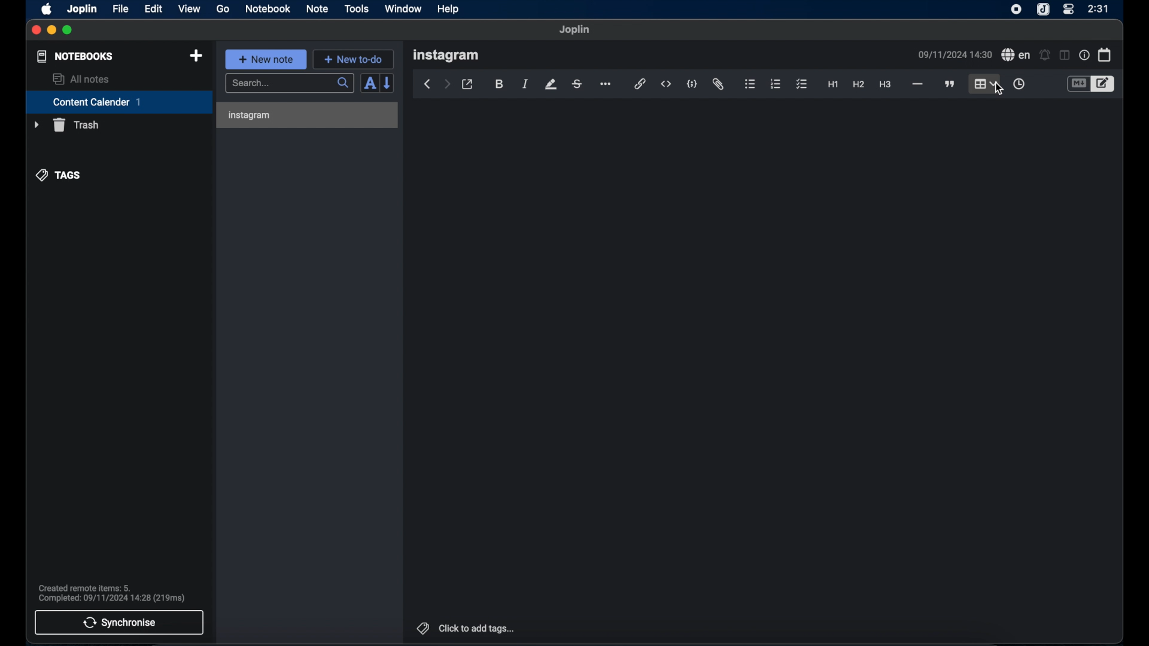 Image resolution: width=1149 pixels, height=646 pixels. What do you see at coordinates (833, 85) in the screenshot?
I see `heading 1` at bounding box center [833, 85].